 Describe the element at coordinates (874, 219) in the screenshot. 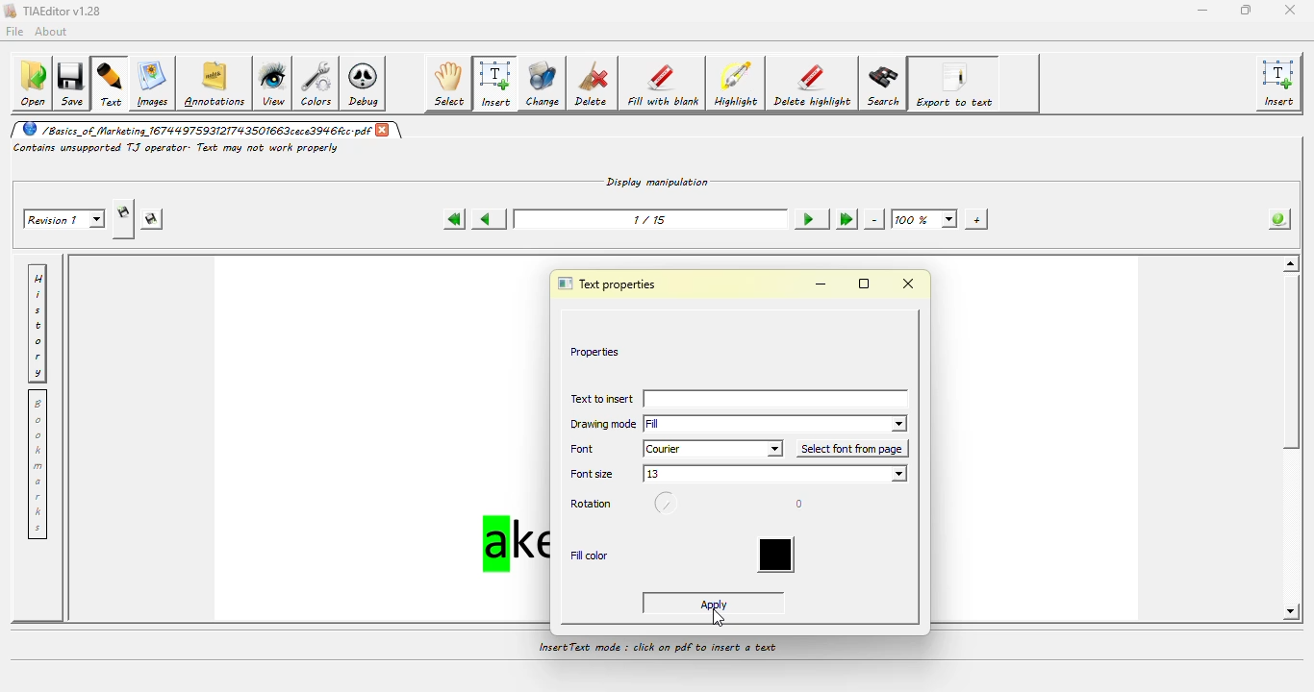

I see `zoom out` at that location.